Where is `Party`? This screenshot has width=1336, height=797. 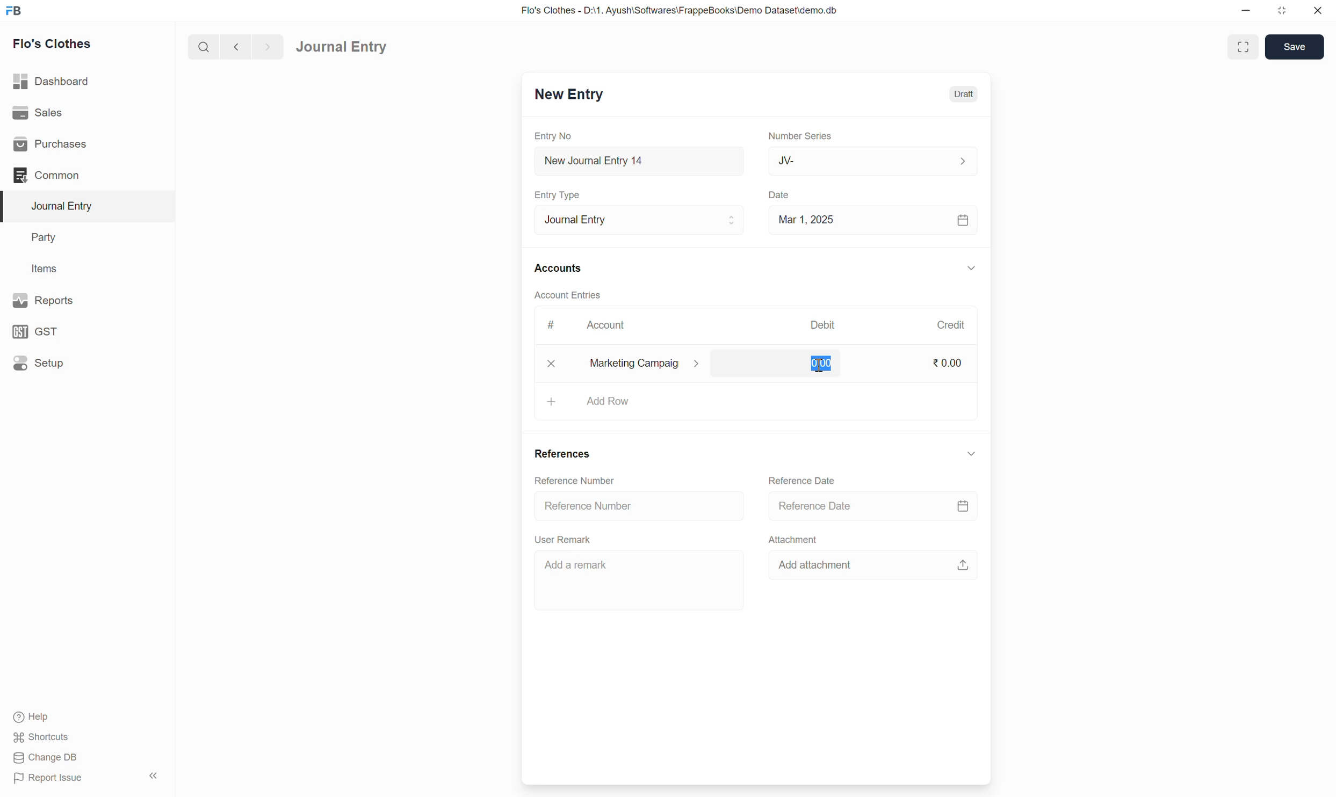
Party is located at coordinates (47, 238).